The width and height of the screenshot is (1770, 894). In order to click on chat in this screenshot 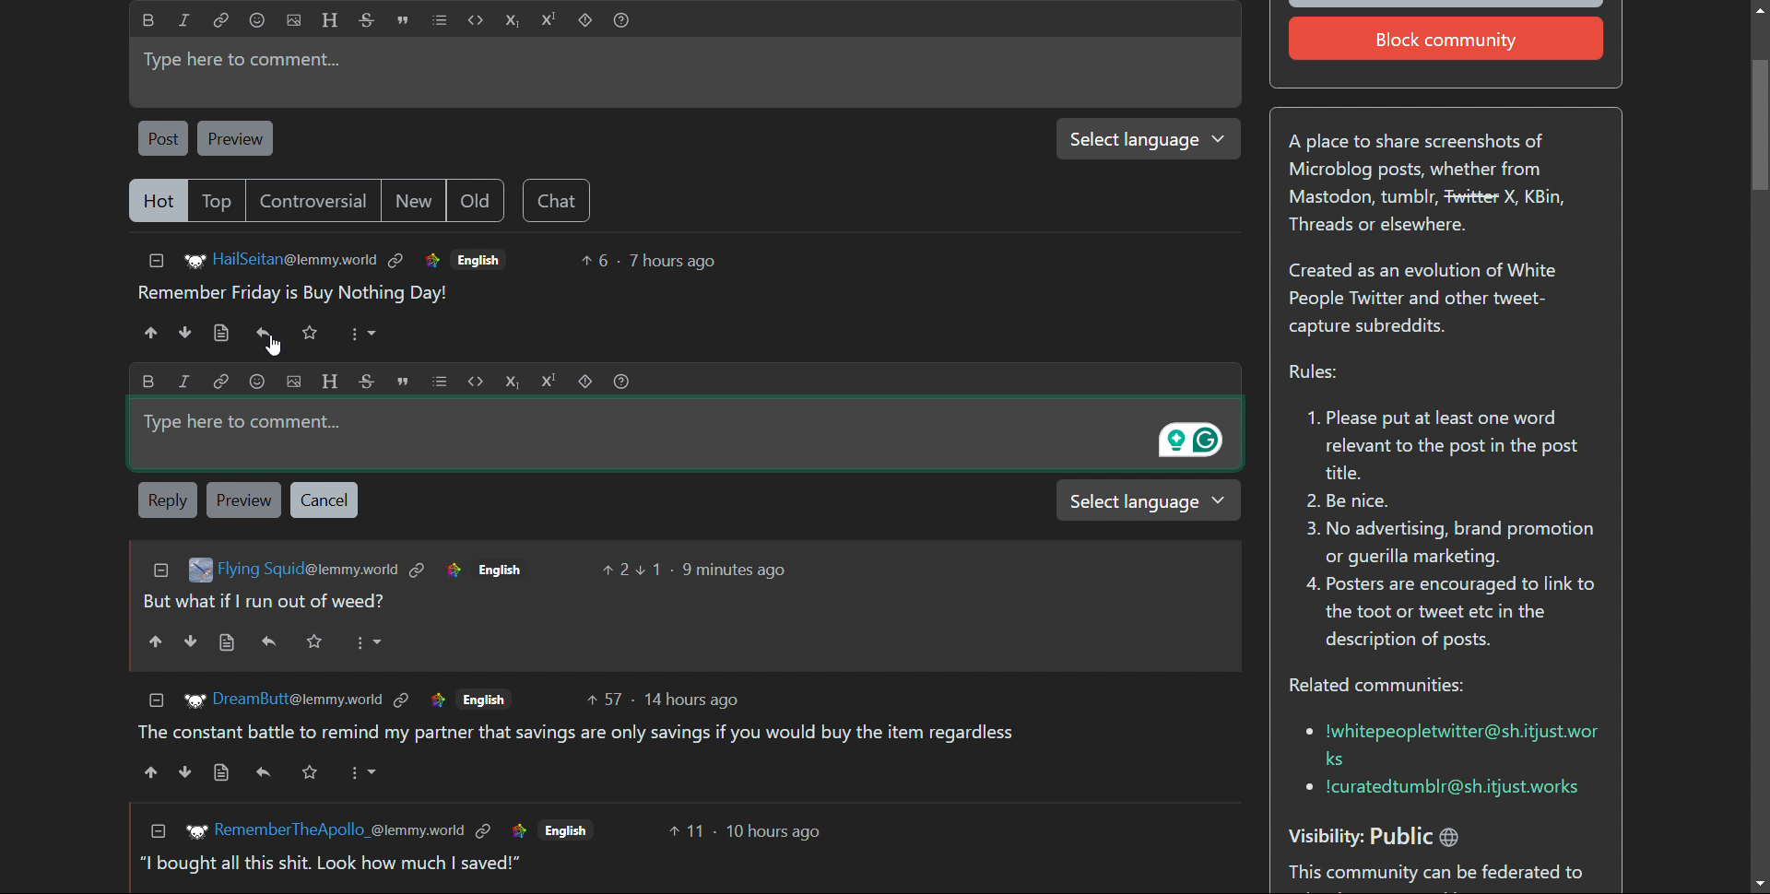, I will do `click(556, 201)`.